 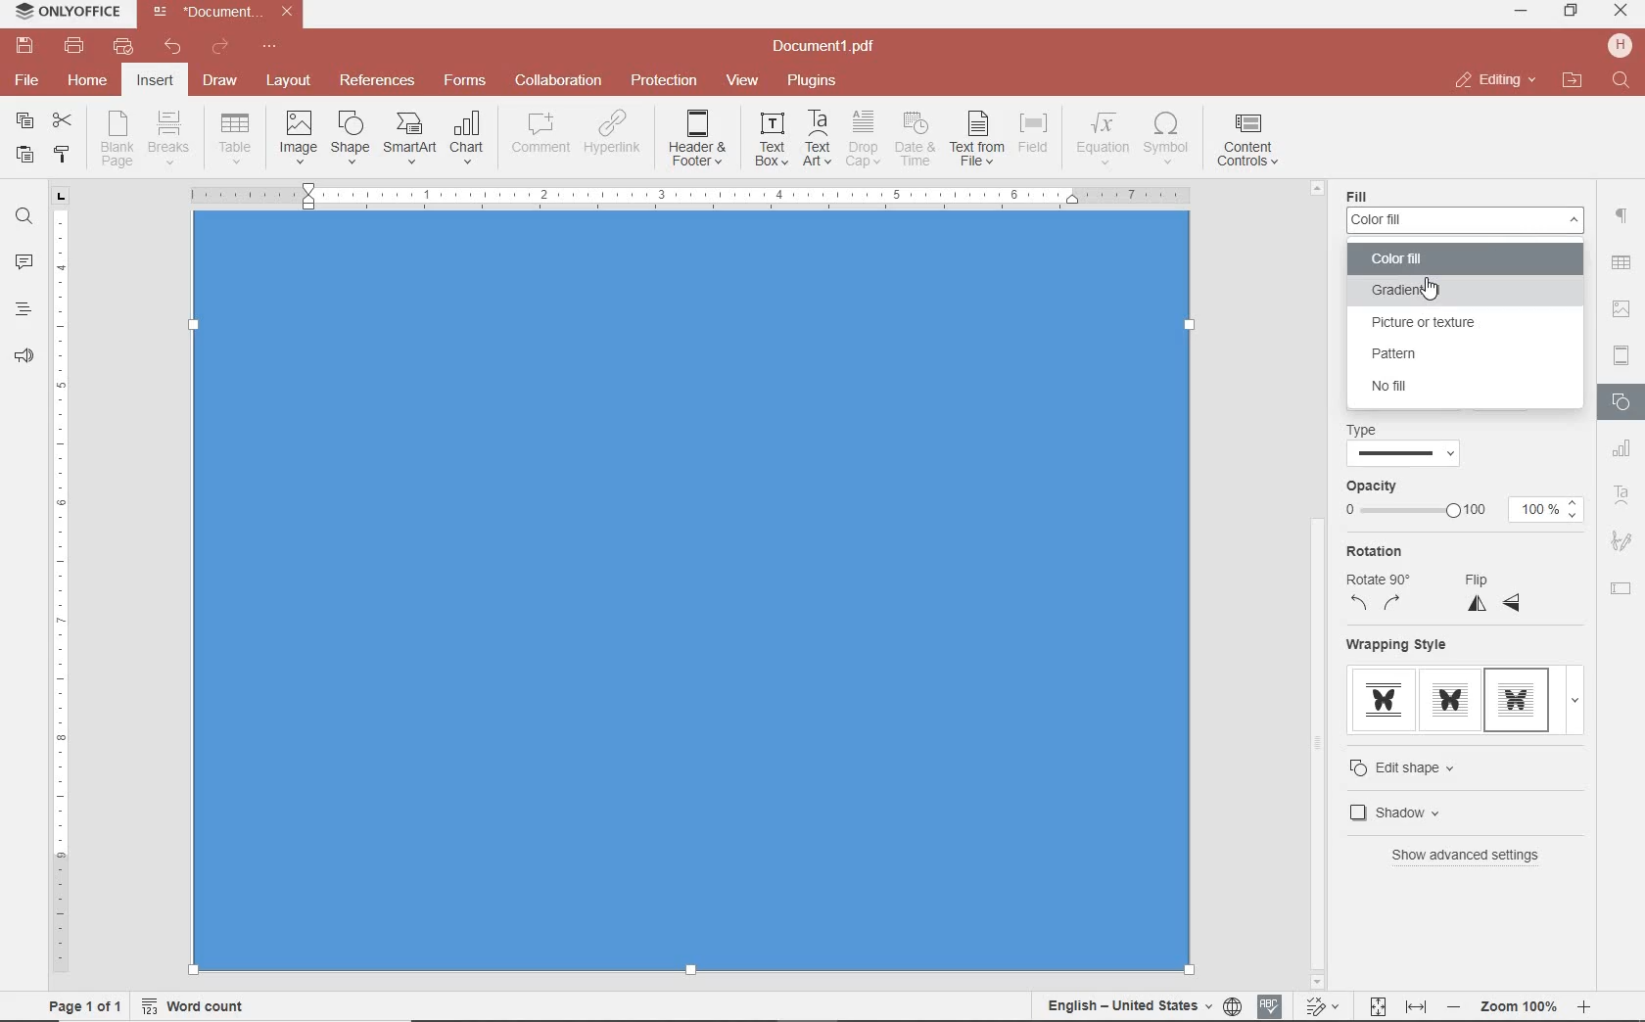 What do you see at coordinates (699, 139) in the screenshot?
I see `EDIT HEADER OR FOOTER` at bounding box center [699, 139].